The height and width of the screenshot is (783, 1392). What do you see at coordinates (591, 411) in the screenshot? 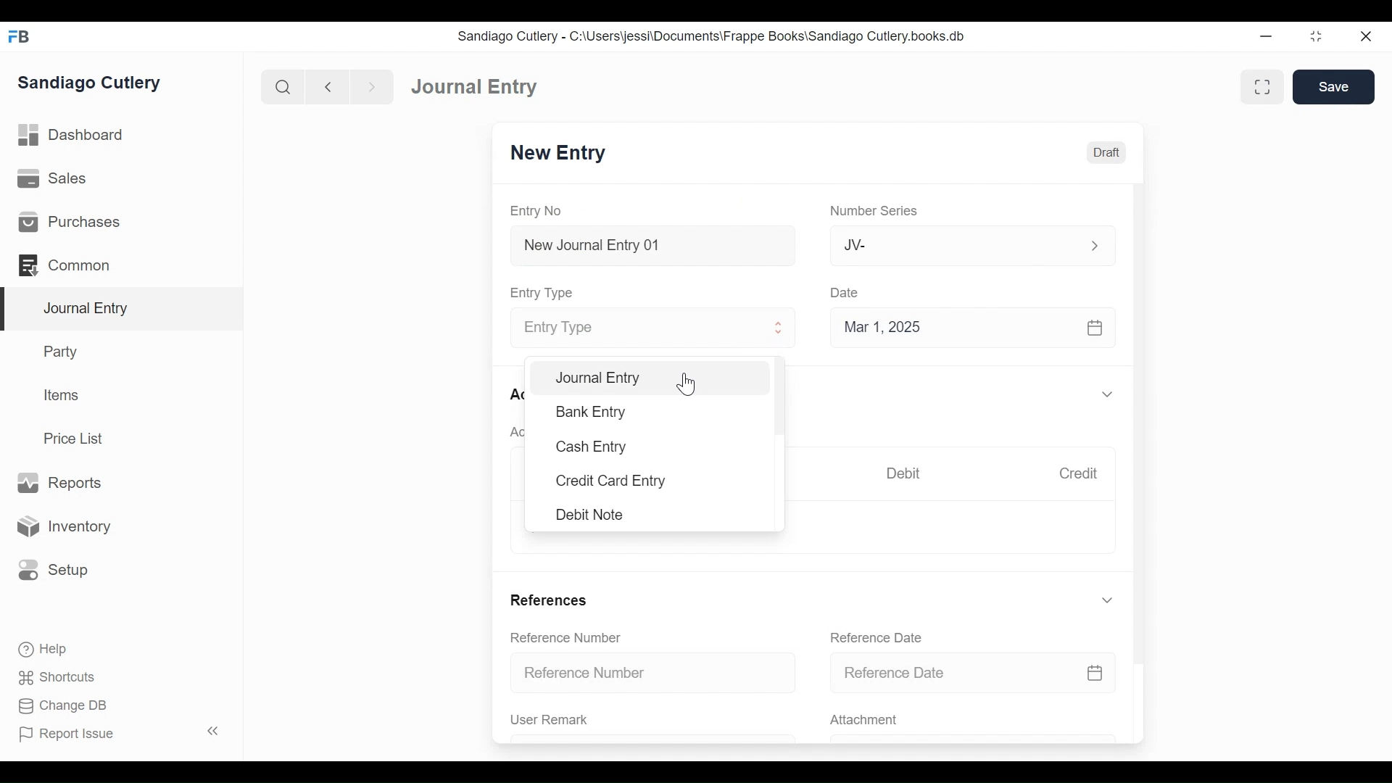
I see `Bank Entry` at bounding box center [591, 411].